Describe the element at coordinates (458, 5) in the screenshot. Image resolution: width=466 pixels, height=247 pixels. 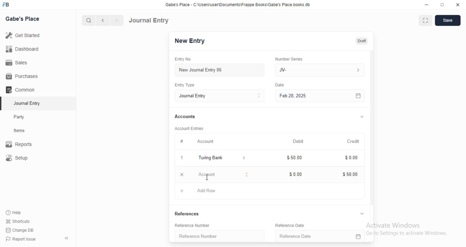
I see `close` at that location.